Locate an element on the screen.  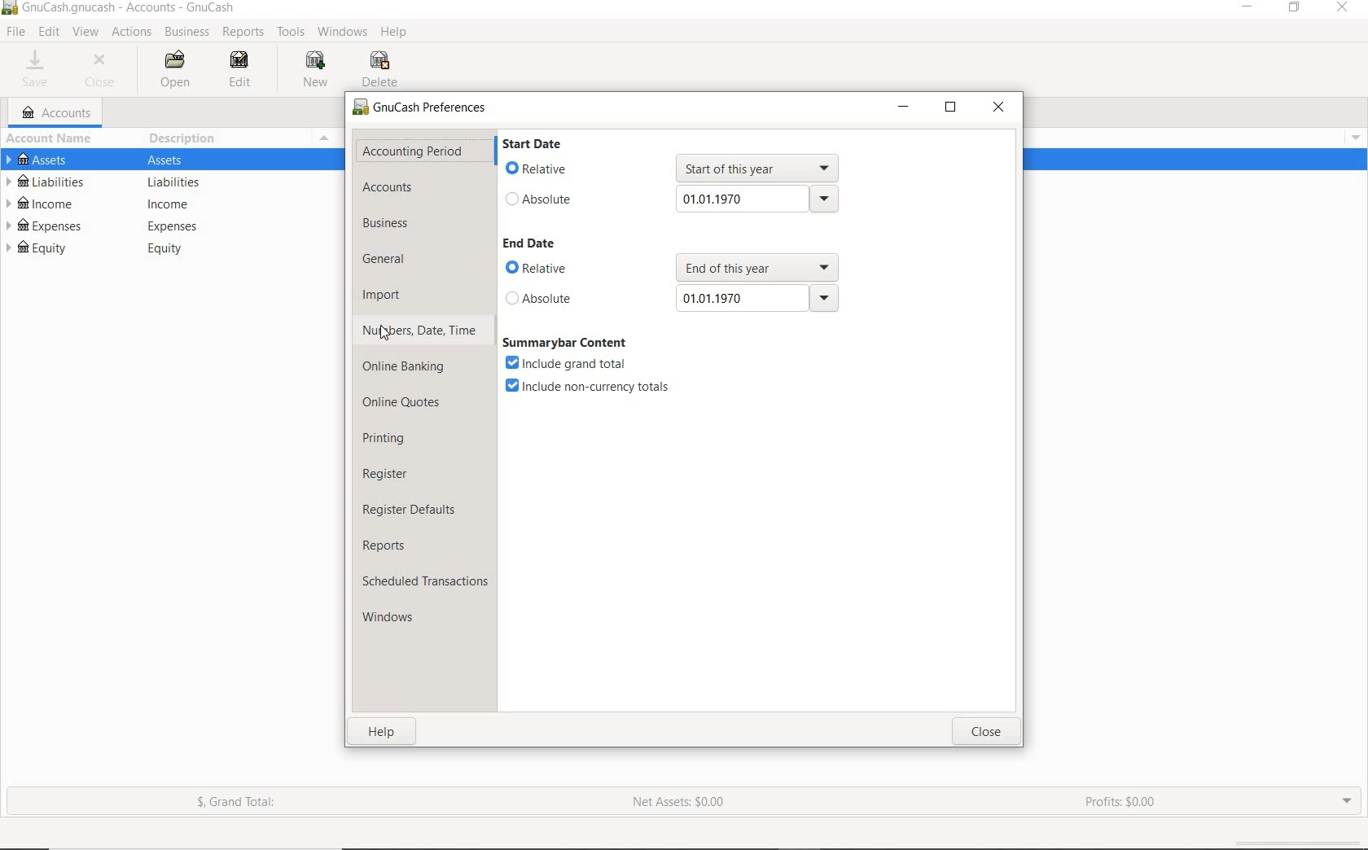
start of this year is located at coordinates (761, 168).